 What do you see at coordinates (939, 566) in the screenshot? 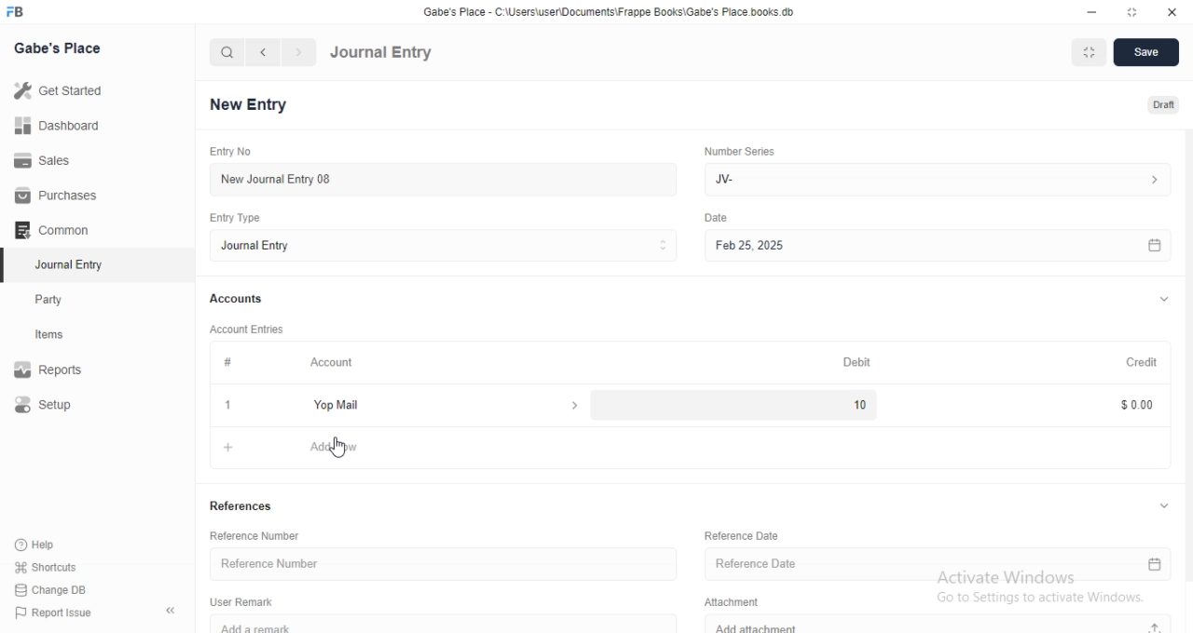
I see `Reference Date` at bounding box center [939, 566].